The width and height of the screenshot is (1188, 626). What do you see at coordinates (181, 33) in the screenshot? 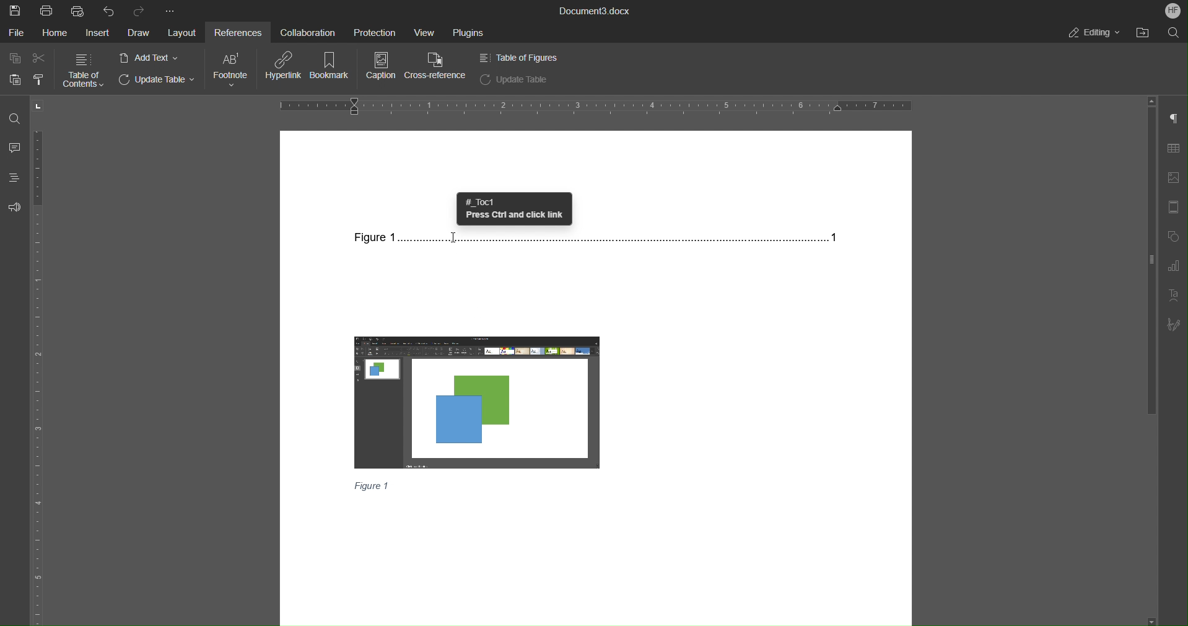
I see `Layout` at bounding box center [181, 33].